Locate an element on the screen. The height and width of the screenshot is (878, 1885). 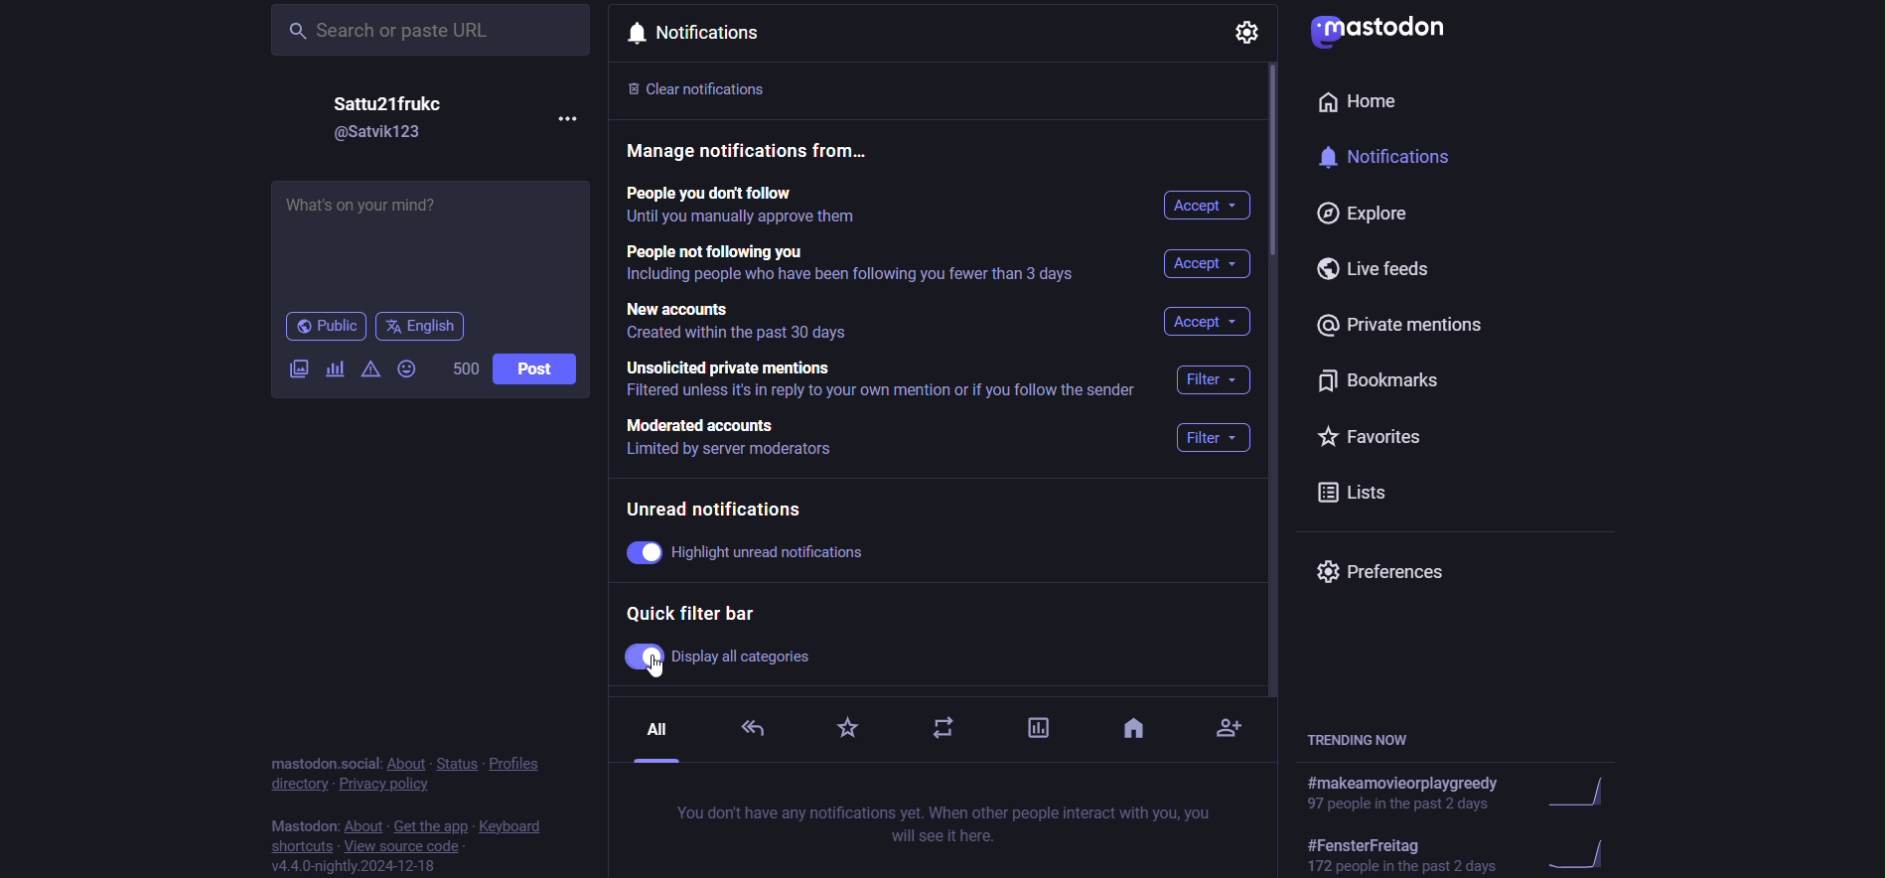
FenstarFreltag 172 people in the past 2 days is located at coordinates (1403, 855).